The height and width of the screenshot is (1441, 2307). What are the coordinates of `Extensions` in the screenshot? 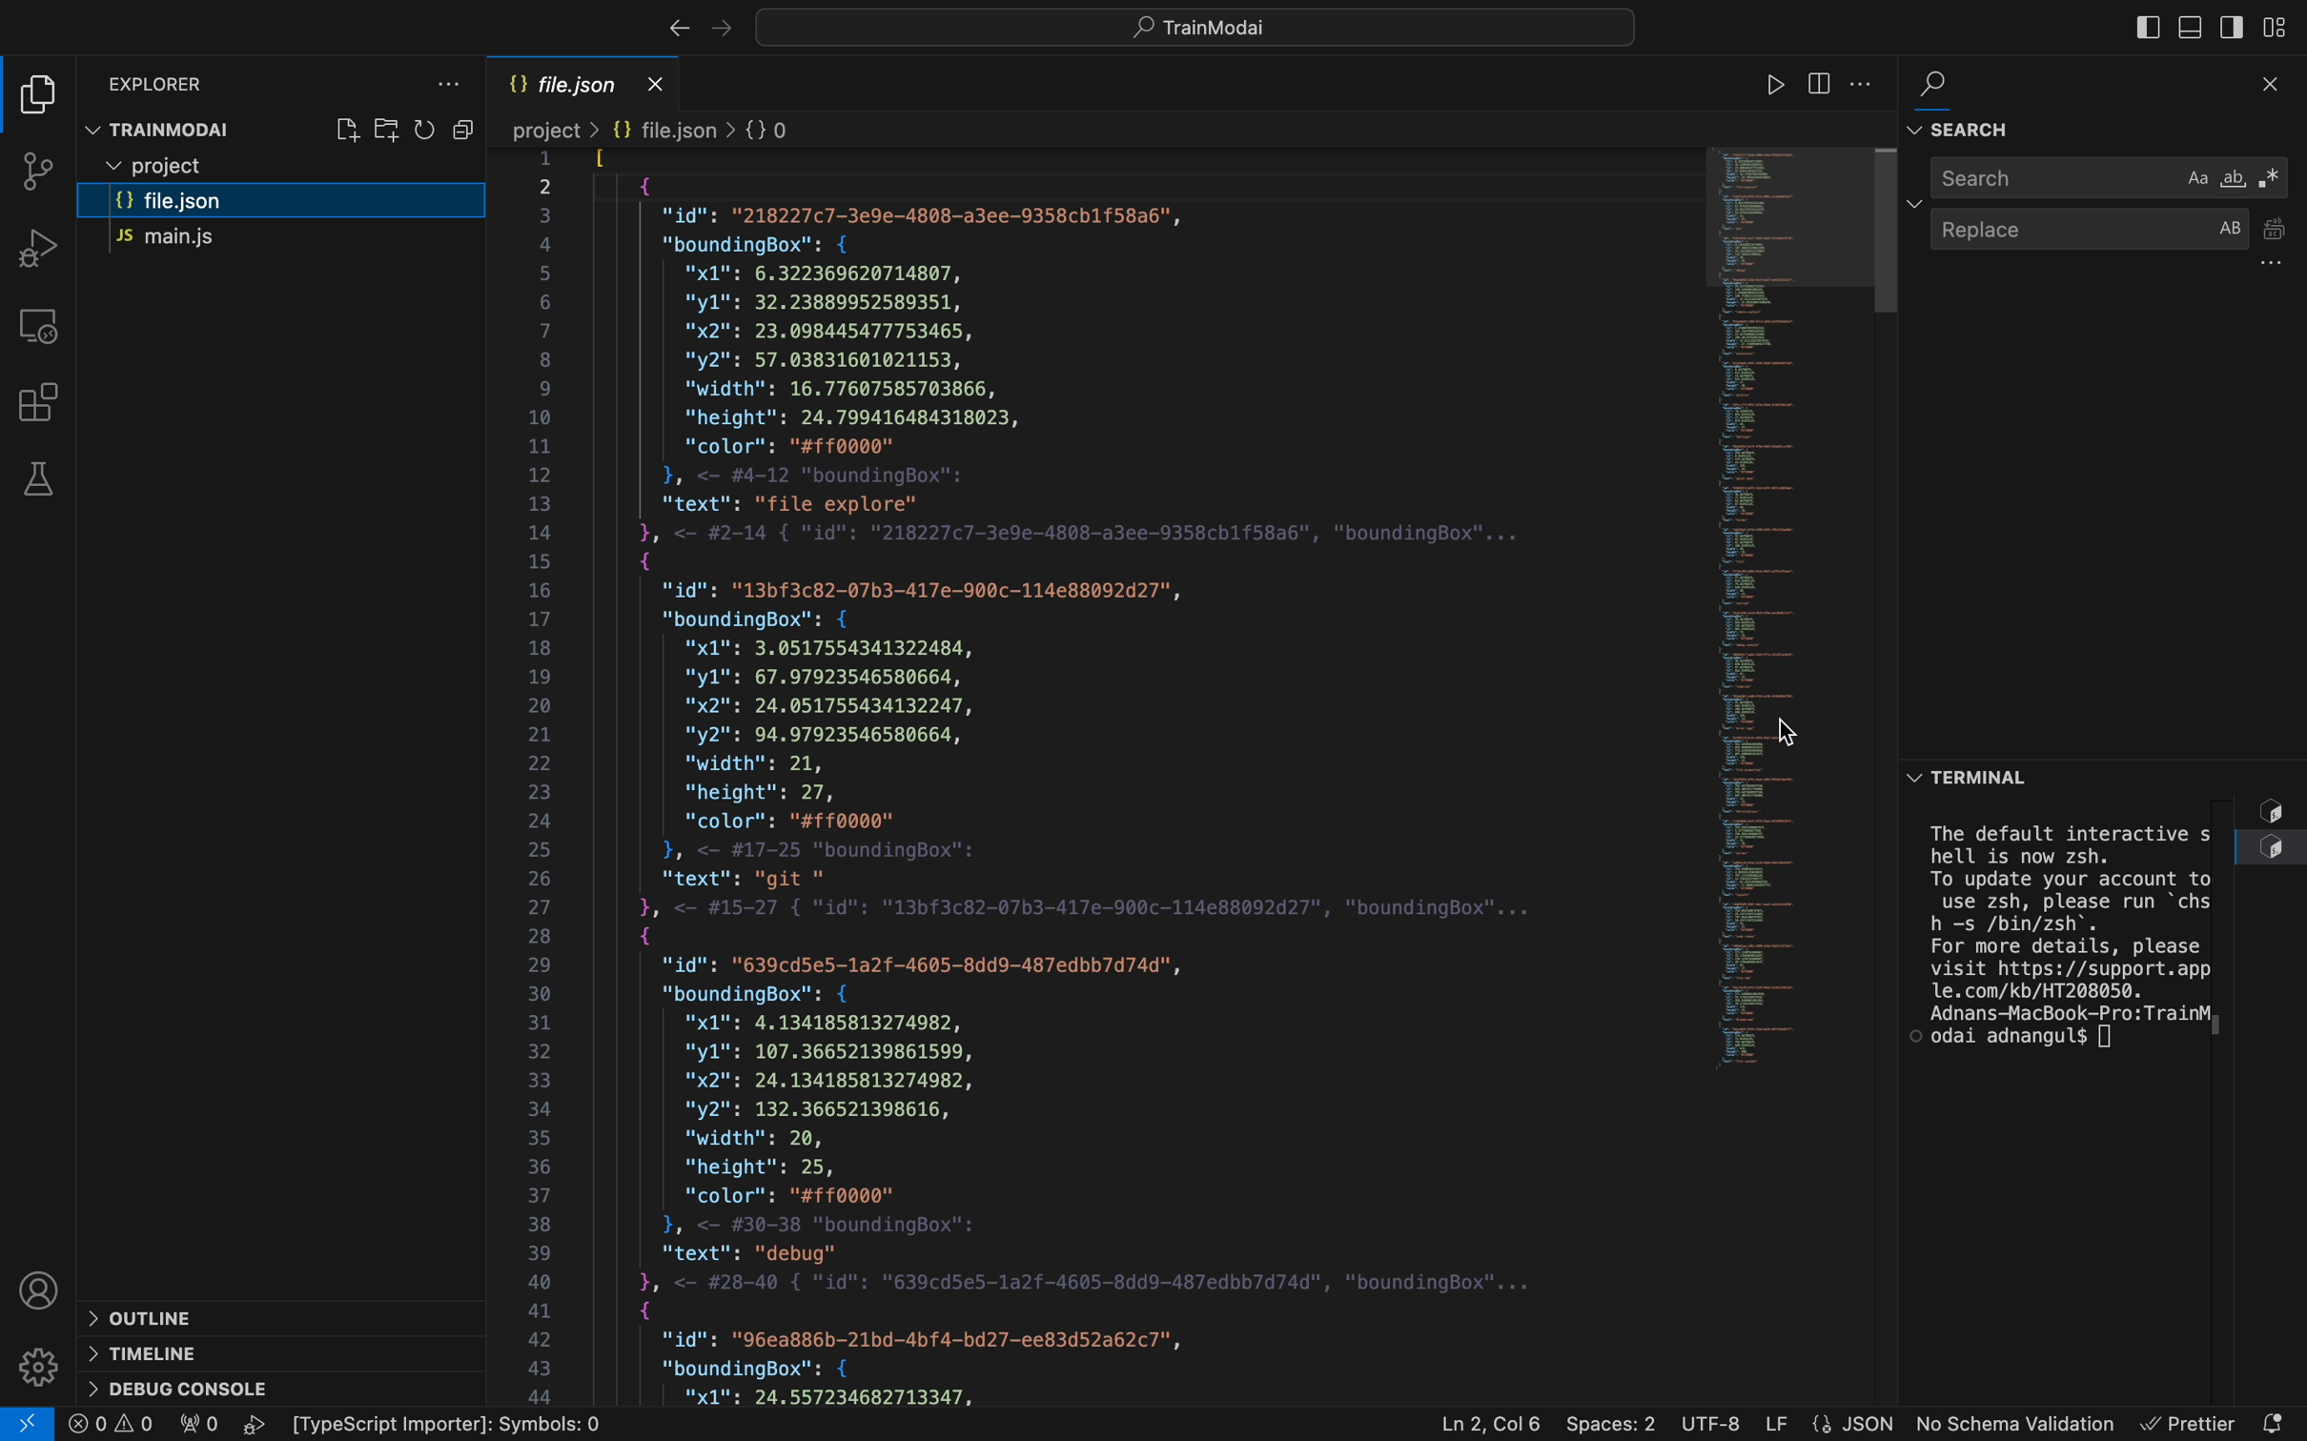 It's located at (42, 400).